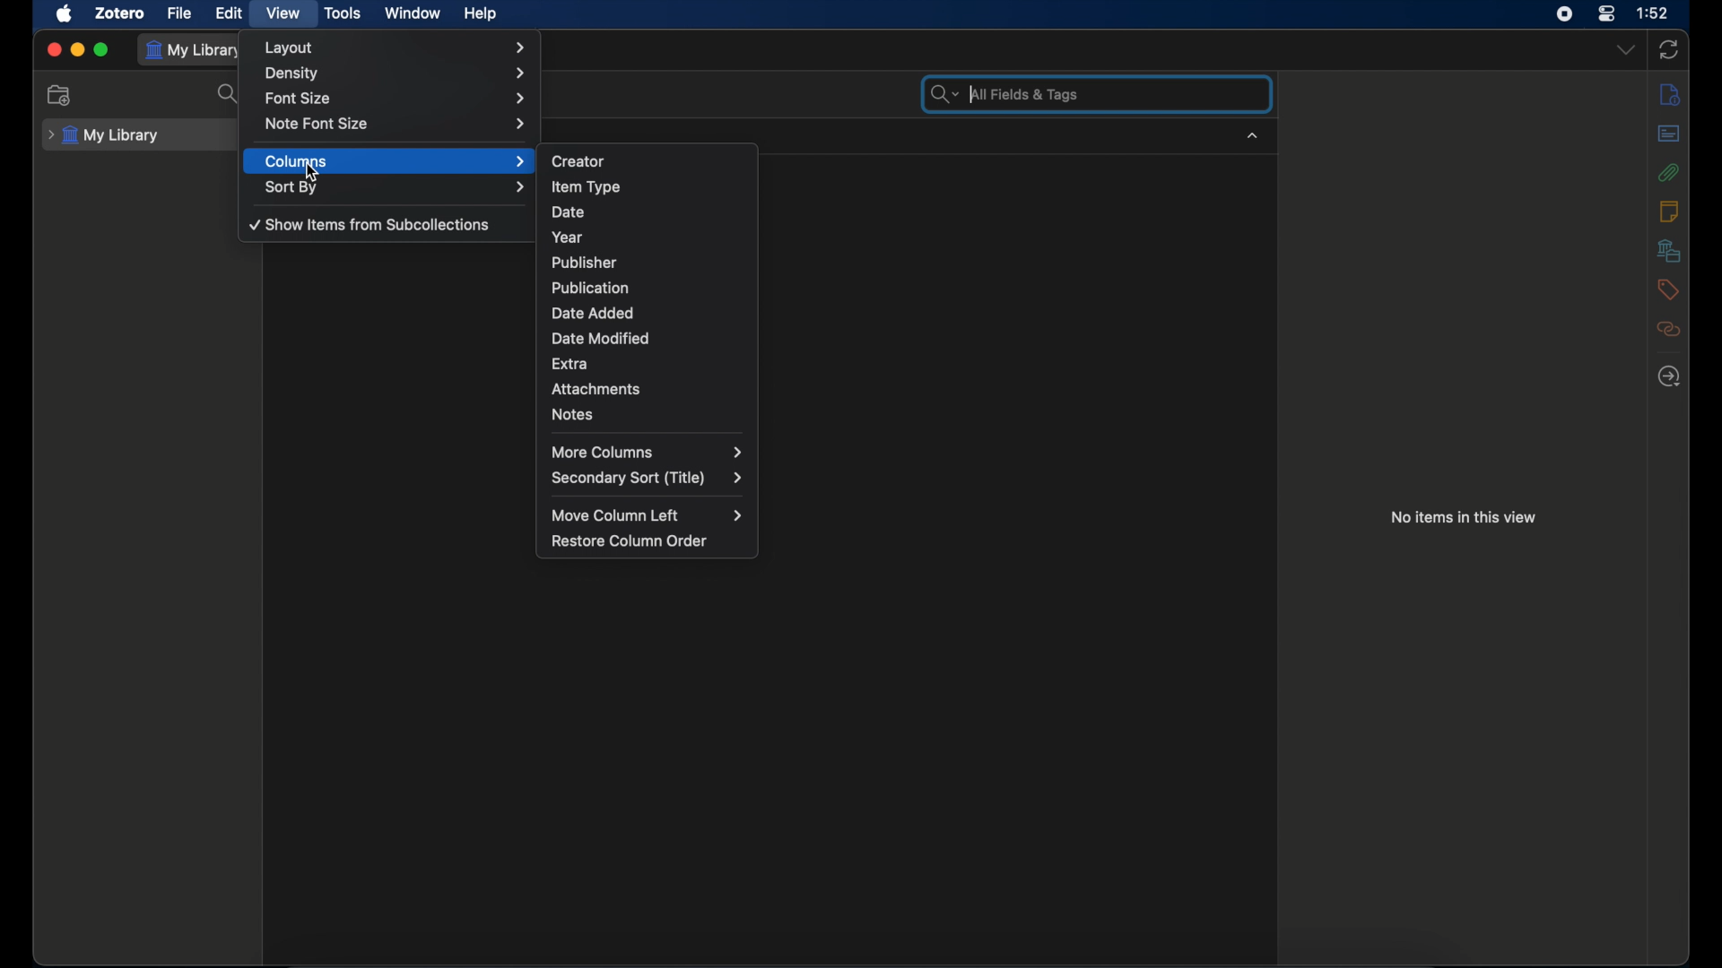  Describe the element at coordinates (122, 14) in the screenshot. I see `zotero` at that location.